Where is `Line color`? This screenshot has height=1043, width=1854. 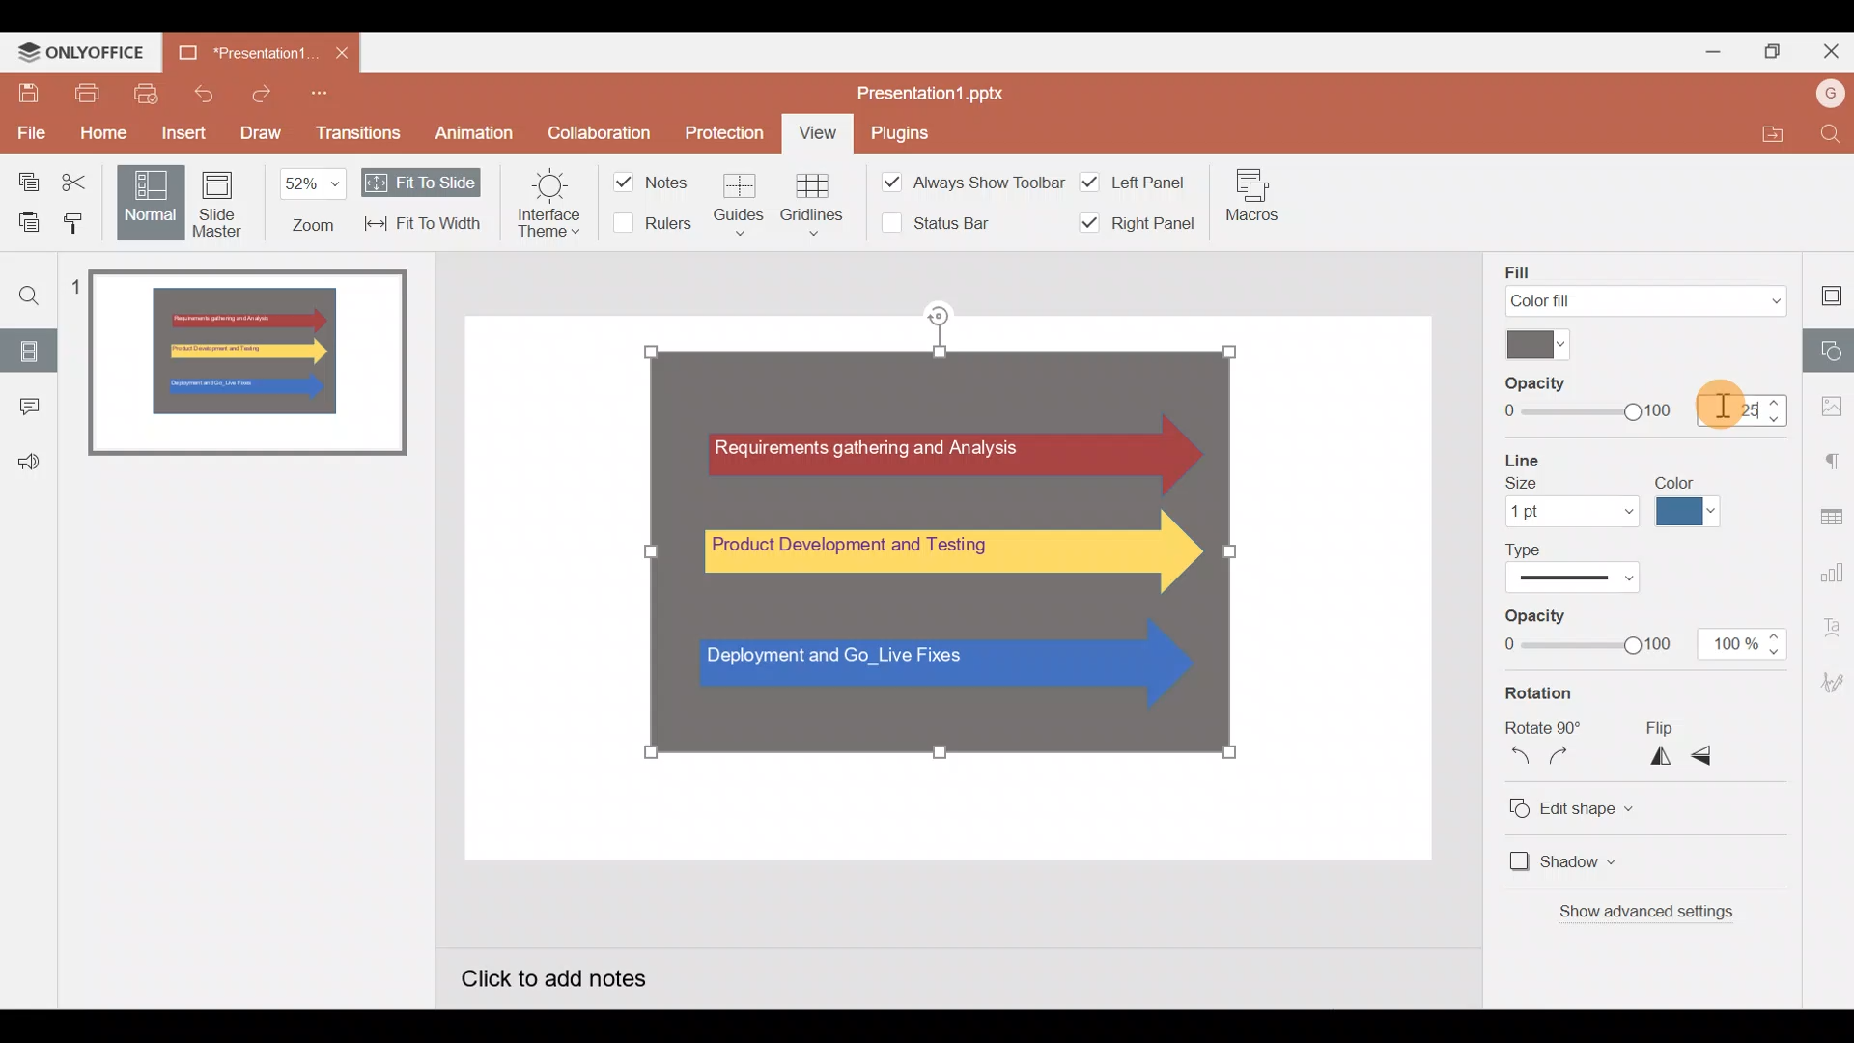
Line color is located at coordinates (1691, 503).